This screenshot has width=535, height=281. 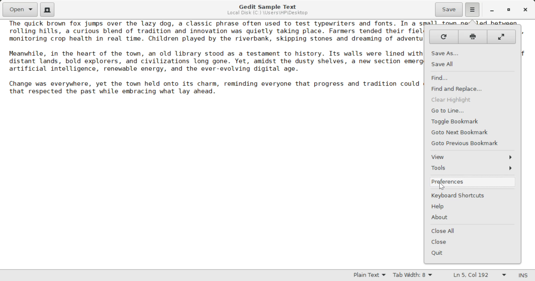 What do you see at coordinates (460, 99) in the screenshot?
I see `Clear Highlight` at bounding box center [460, 99].